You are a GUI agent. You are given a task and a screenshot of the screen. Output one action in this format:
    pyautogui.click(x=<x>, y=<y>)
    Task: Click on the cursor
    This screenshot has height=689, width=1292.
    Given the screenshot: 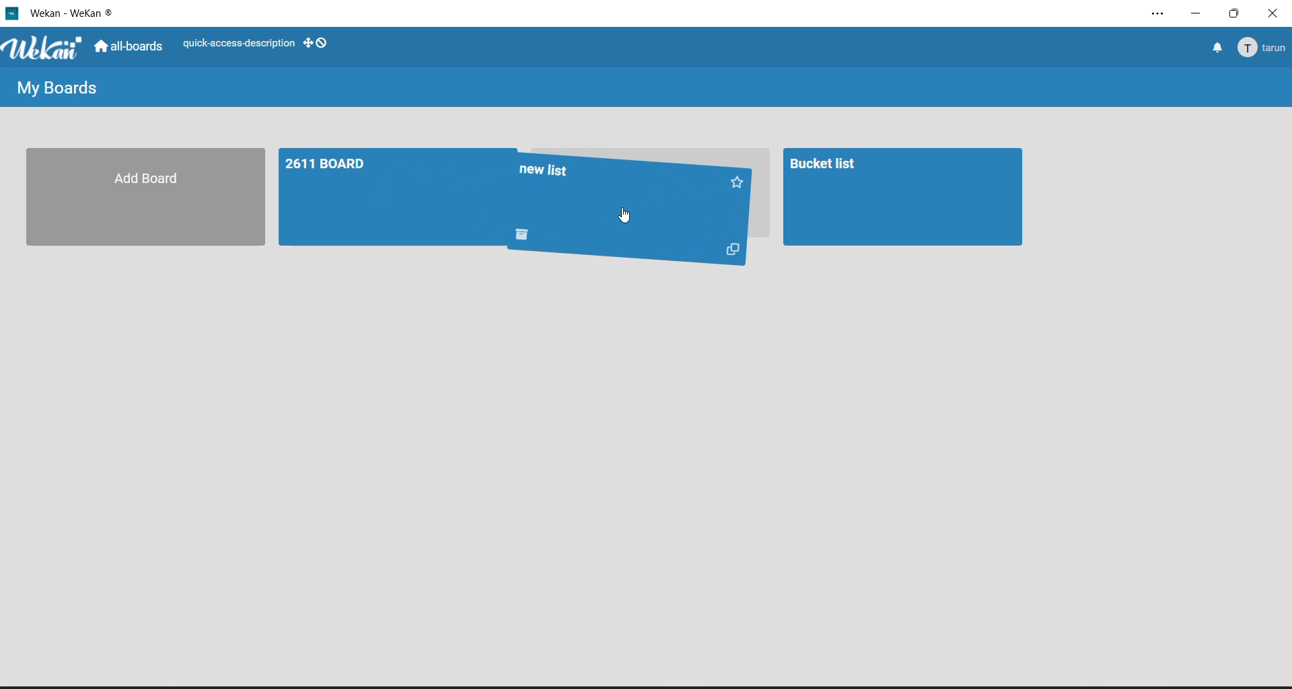 What is the action you would take?
    pyautogui.click(x=625, y=217)
    